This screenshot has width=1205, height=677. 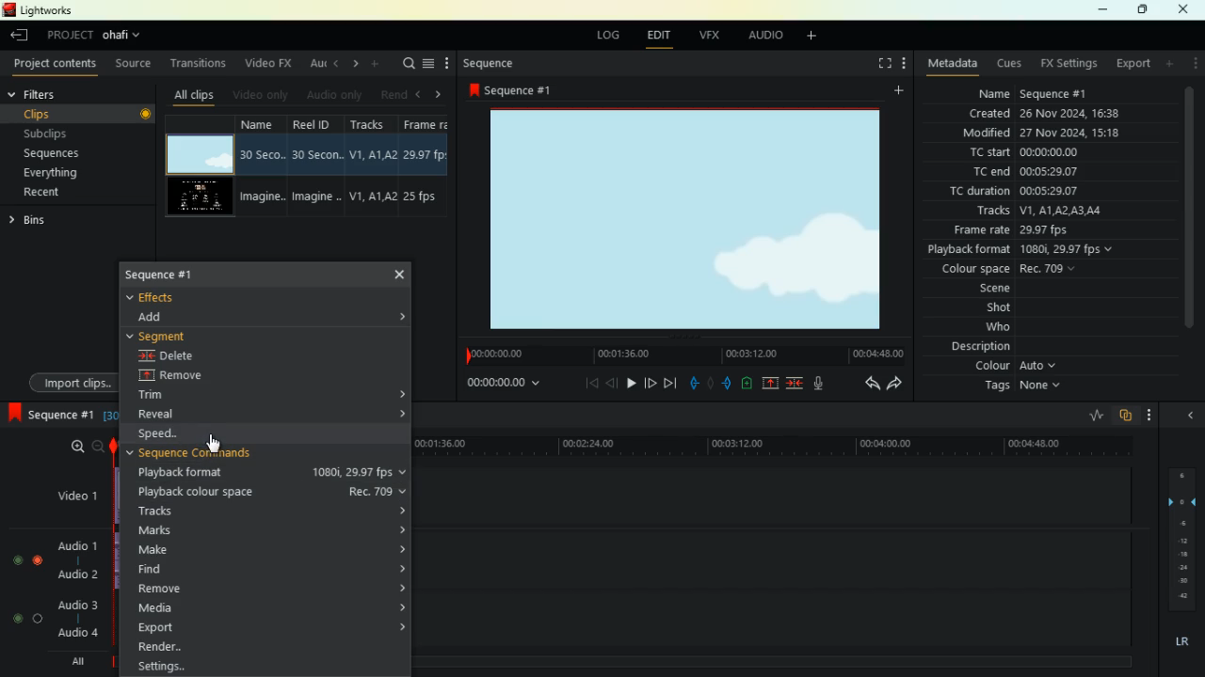 What do you see at coordinates (201, 65) in the screenshot?
I see `transitions` at bounding box center [201, 65].